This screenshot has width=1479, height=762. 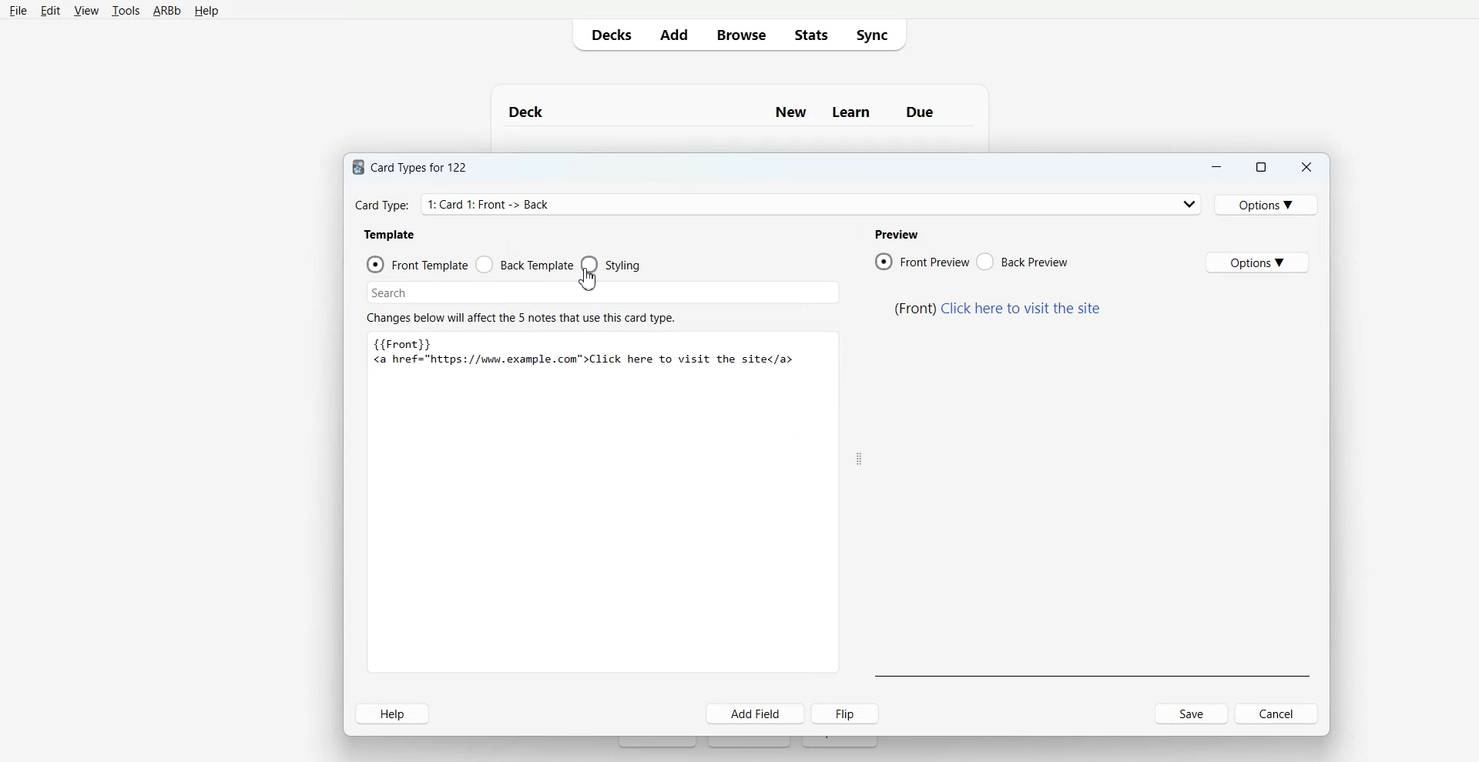 I want to click on cursor, so click(x=591, y=279).